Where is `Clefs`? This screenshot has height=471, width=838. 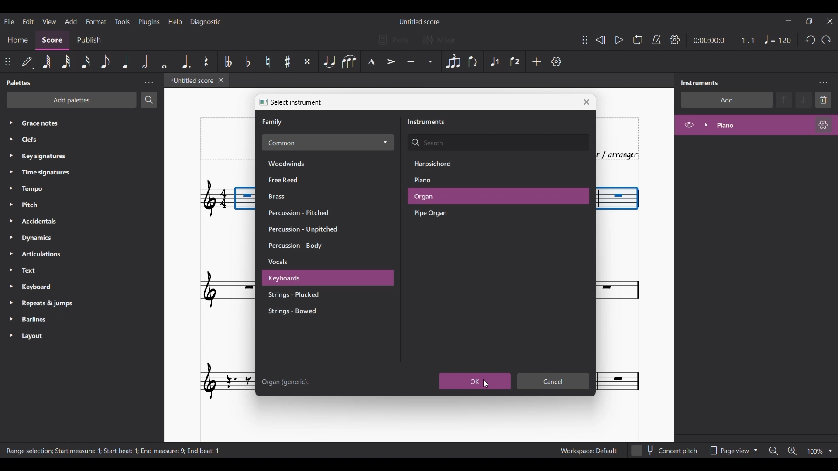 Clefs is located at coordinates (69, 140).